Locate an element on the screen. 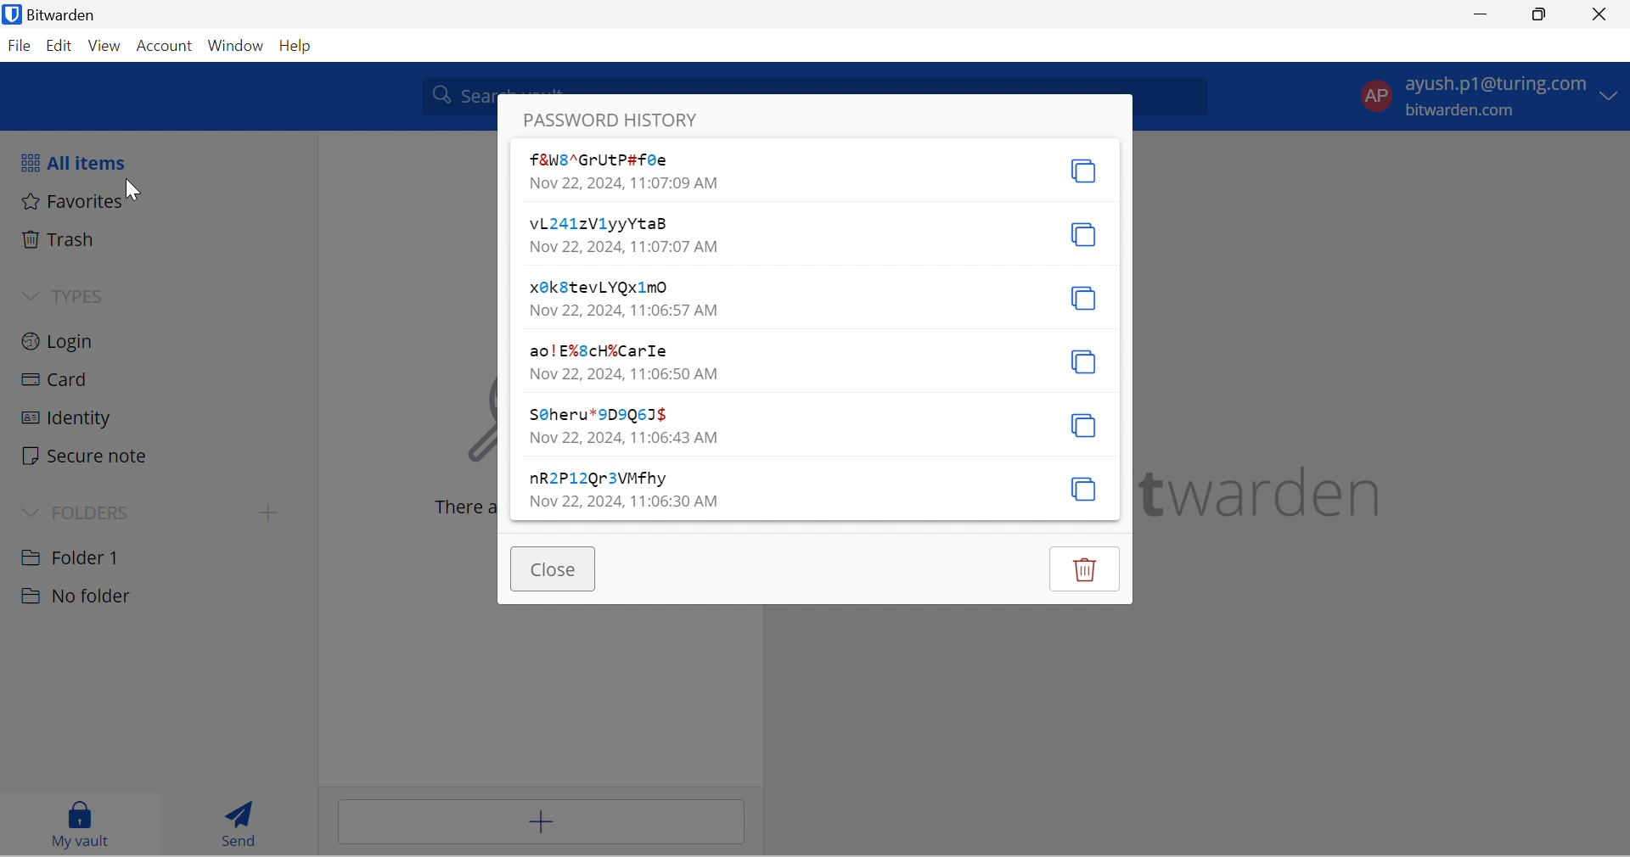 This screenshot has width=1630, height=857. Add Entry is located at coordinates (541, 822).